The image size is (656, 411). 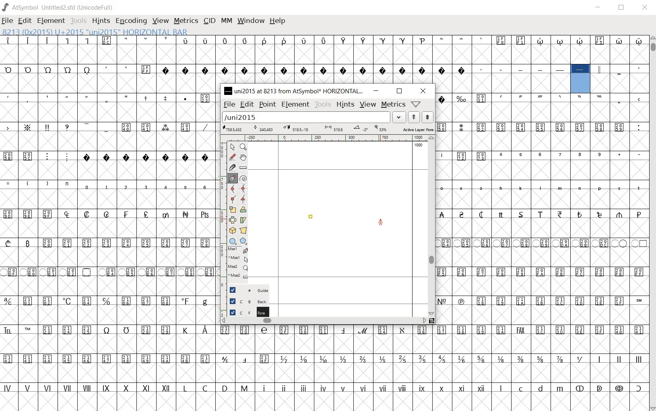 I want to click on help/window, so click(x=415, y=104).